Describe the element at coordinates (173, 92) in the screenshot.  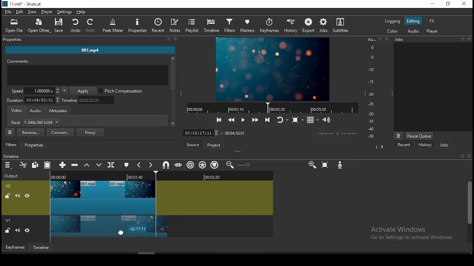
I see `SCROLLBAR` at that location.